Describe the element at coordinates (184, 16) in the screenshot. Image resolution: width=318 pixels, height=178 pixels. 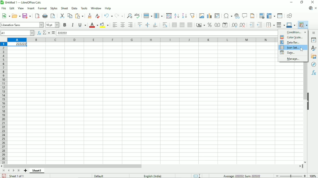
I see `Sort descending` at that location.